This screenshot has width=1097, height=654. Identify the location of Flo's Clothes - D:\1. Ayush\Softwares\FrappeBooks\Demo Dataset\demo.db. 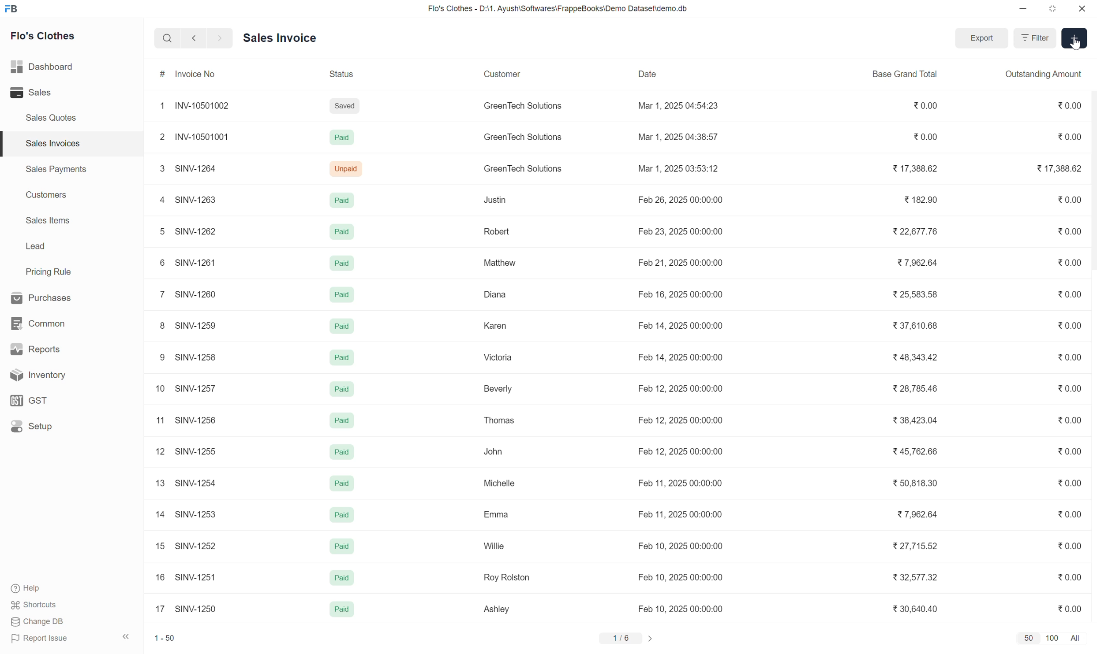
(566, 10).